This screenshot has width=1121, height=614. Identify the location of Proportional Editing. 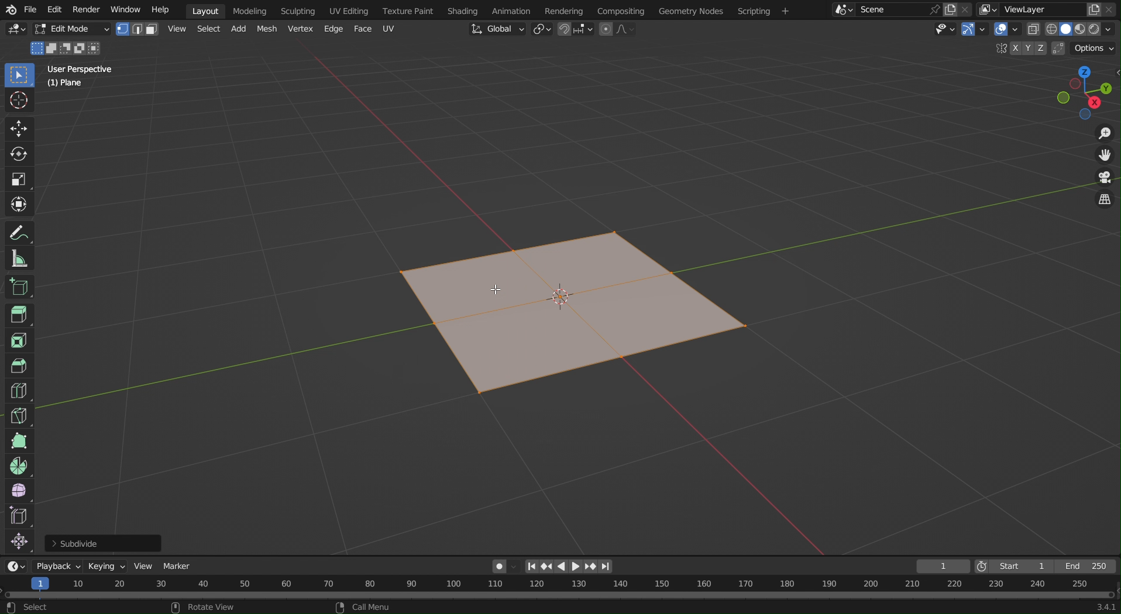
(617, 30).